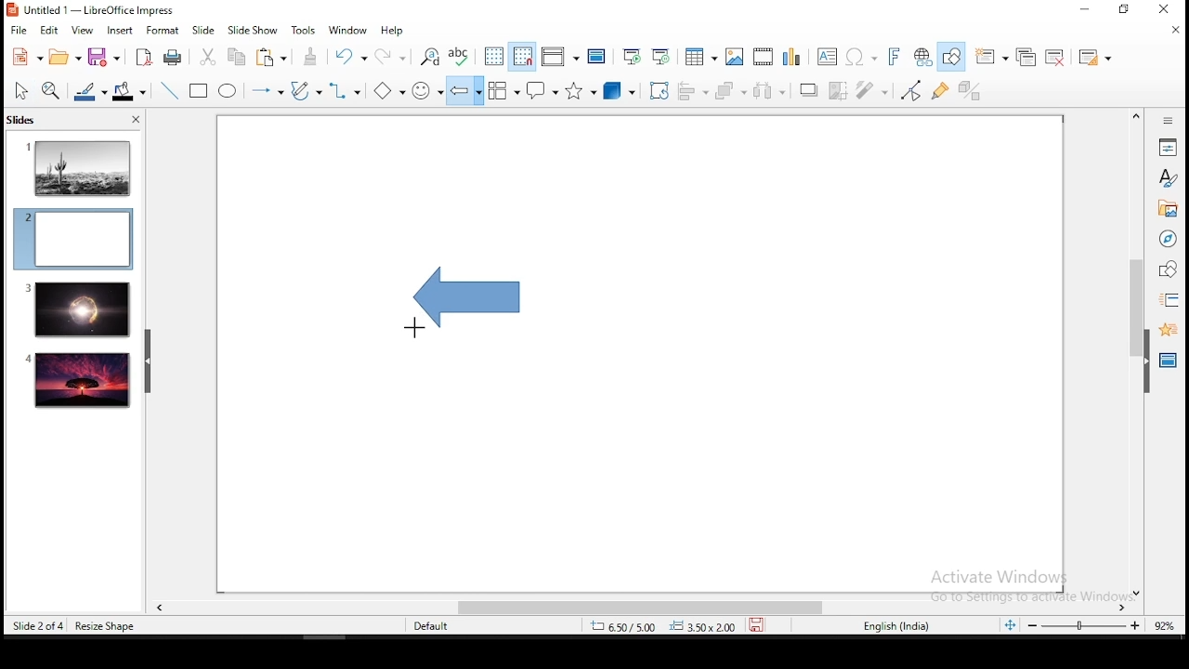 This screenshot has height=669, width=1189. What do you see at coordinates (1167, 241) in the screenshot?
I see `navigator` at bounding box center [1167, 241].